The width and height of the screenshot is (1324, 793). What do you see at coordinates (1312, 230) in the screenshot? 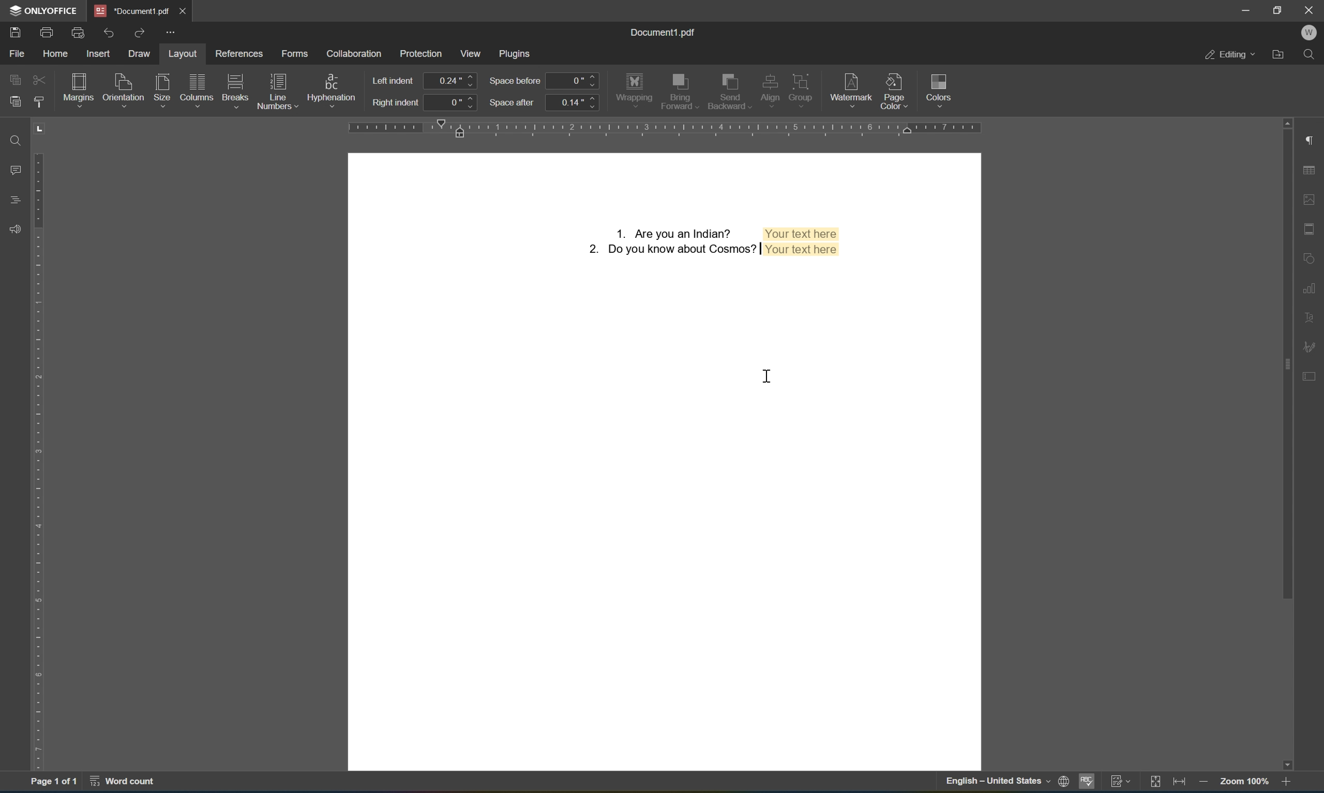
I see `header & footer settings` at bounding box center [1312, 230].